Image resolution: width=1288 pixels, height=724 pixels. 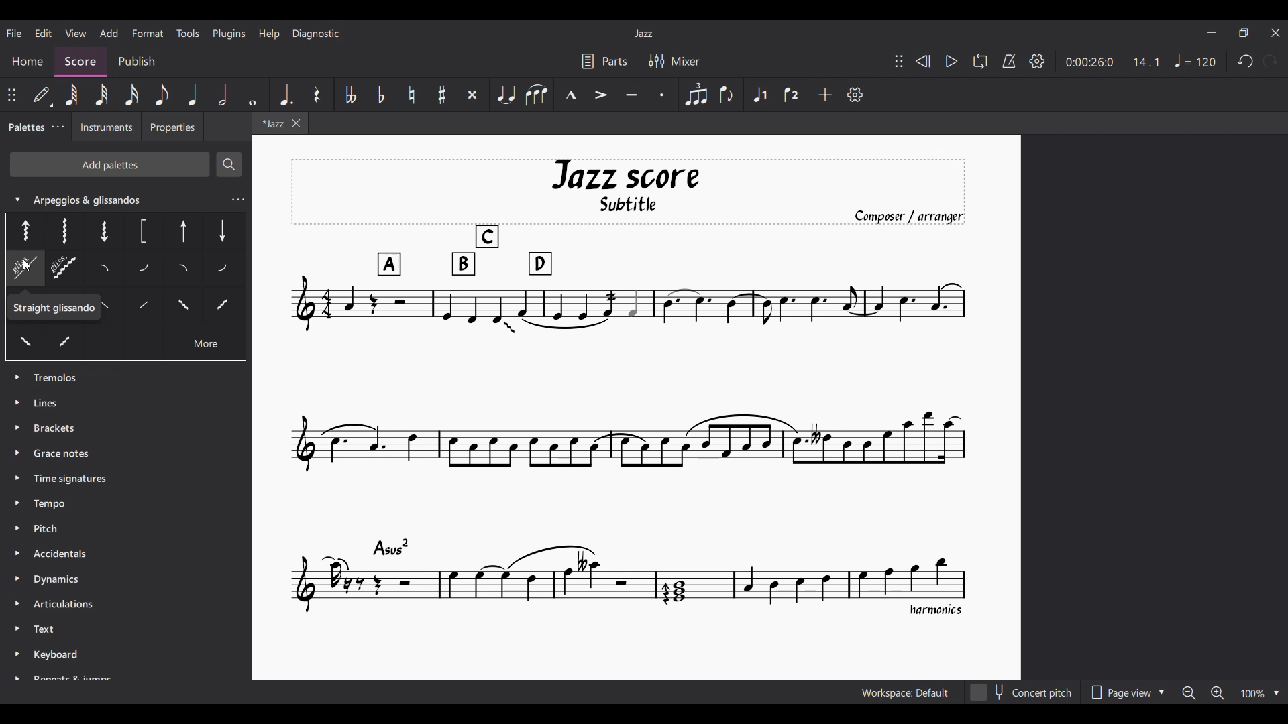 I want to click on Instruments, so click(x=102, y=128).